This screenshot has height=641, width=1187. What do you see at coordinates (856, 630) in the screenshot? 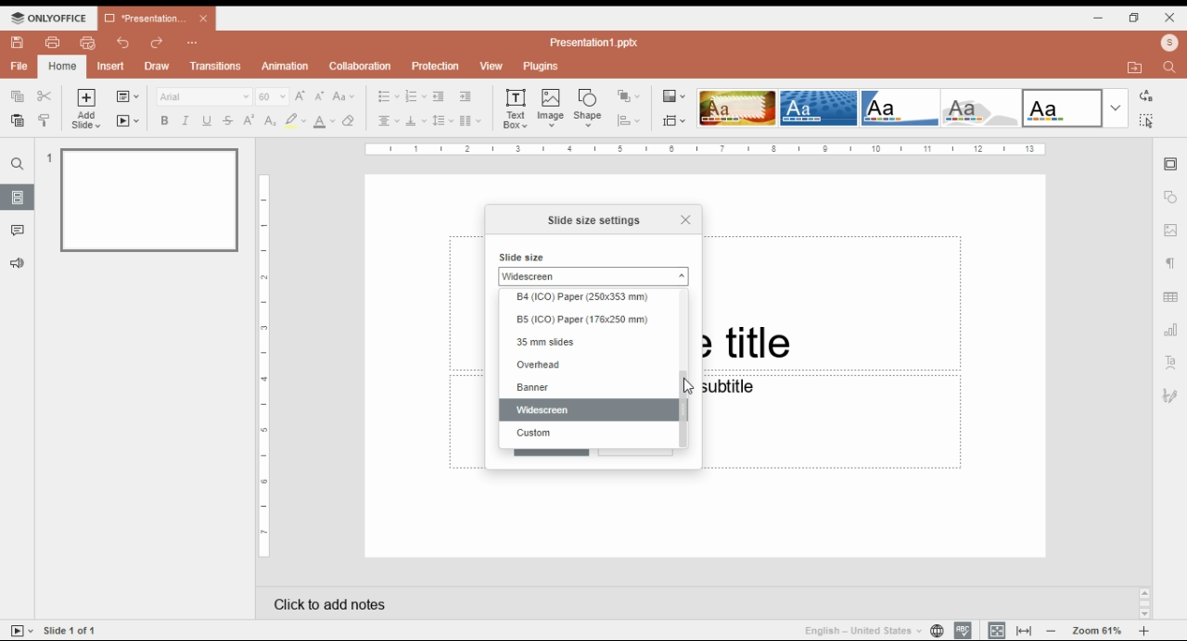
I see `English - United States` at bounding box center [856, 630].